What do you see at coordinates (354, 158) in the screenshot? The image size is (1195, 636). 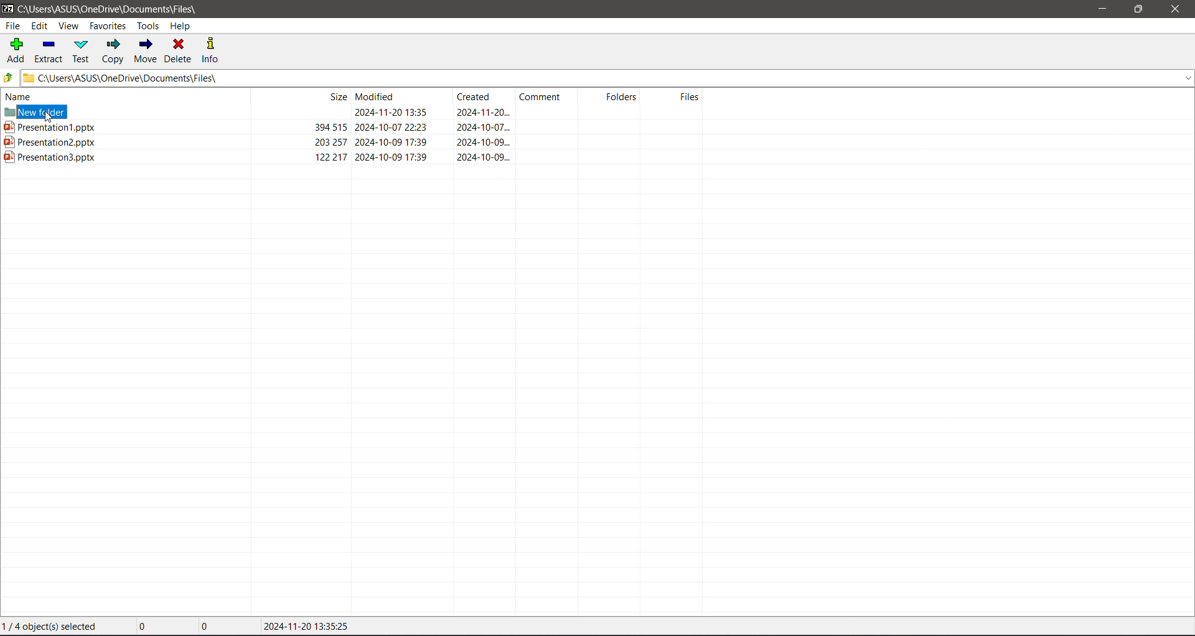 I see `Selected File` at bounding box center [354, 158].